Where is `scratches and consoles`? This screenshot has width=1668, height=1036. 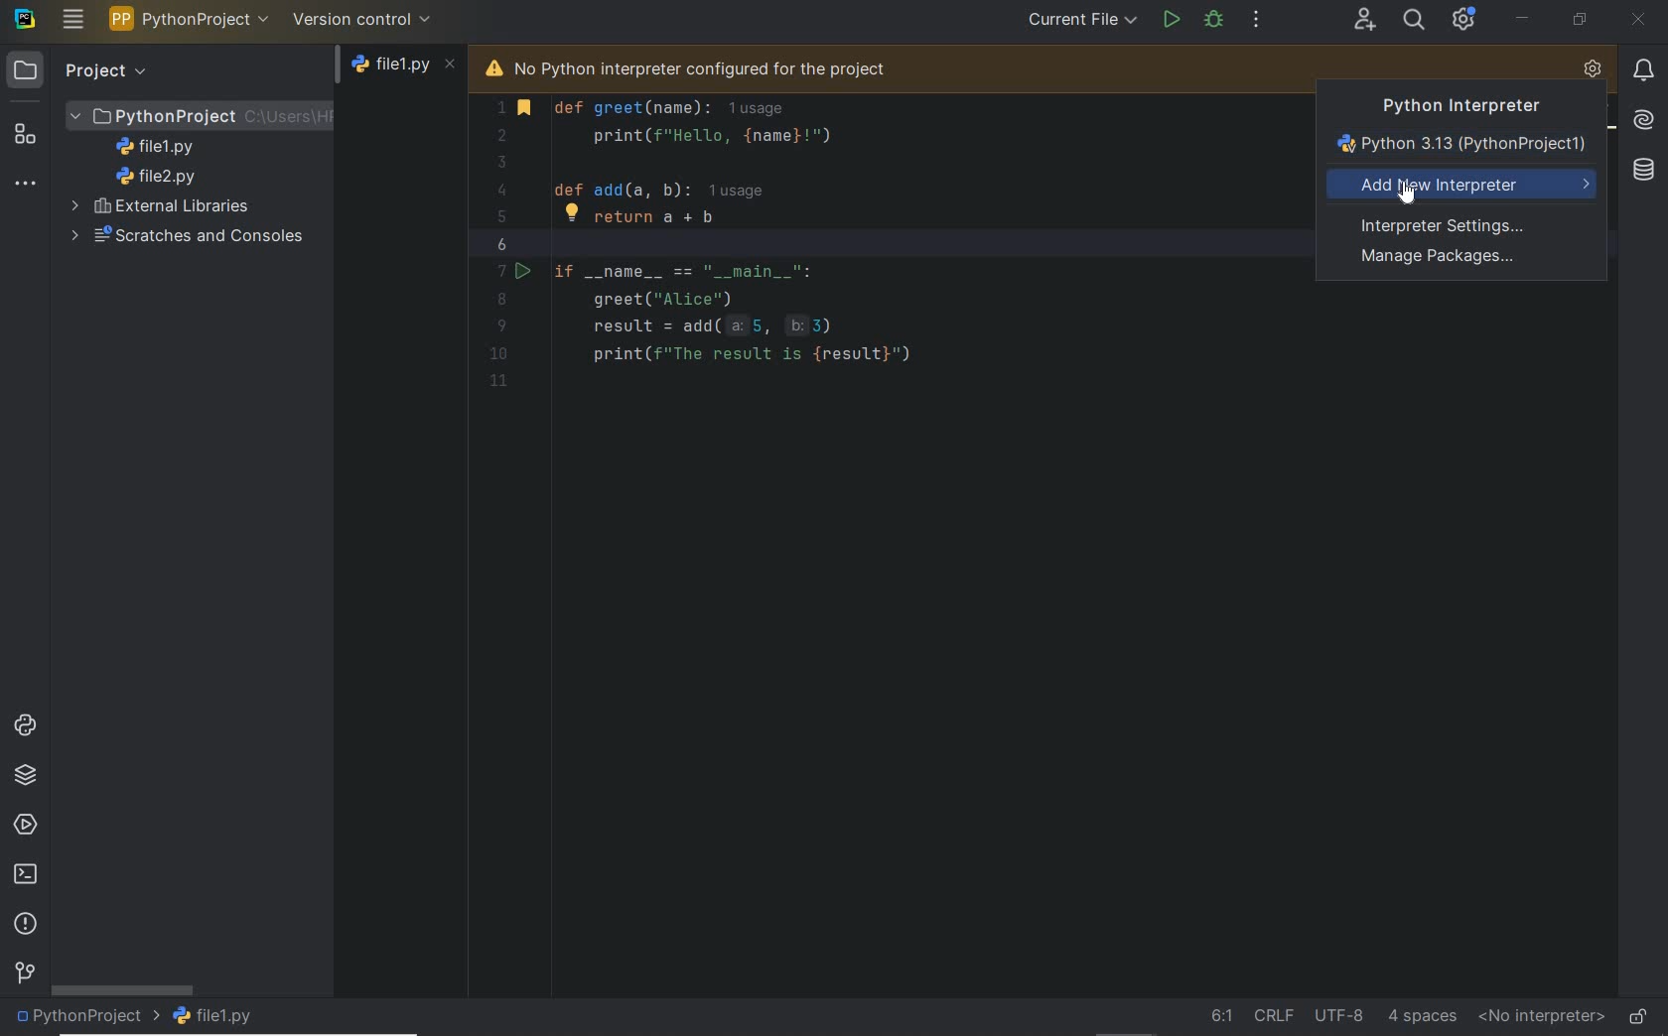
scratches and consoles is located at coordinates (182, 237).